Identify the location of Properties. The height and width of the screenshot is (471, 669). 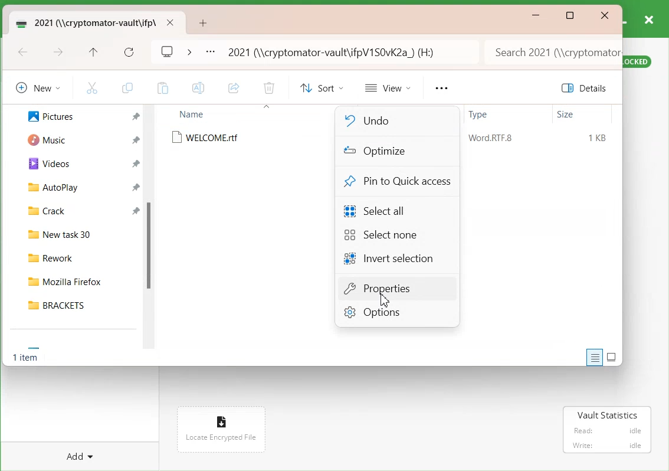
(397, 289).